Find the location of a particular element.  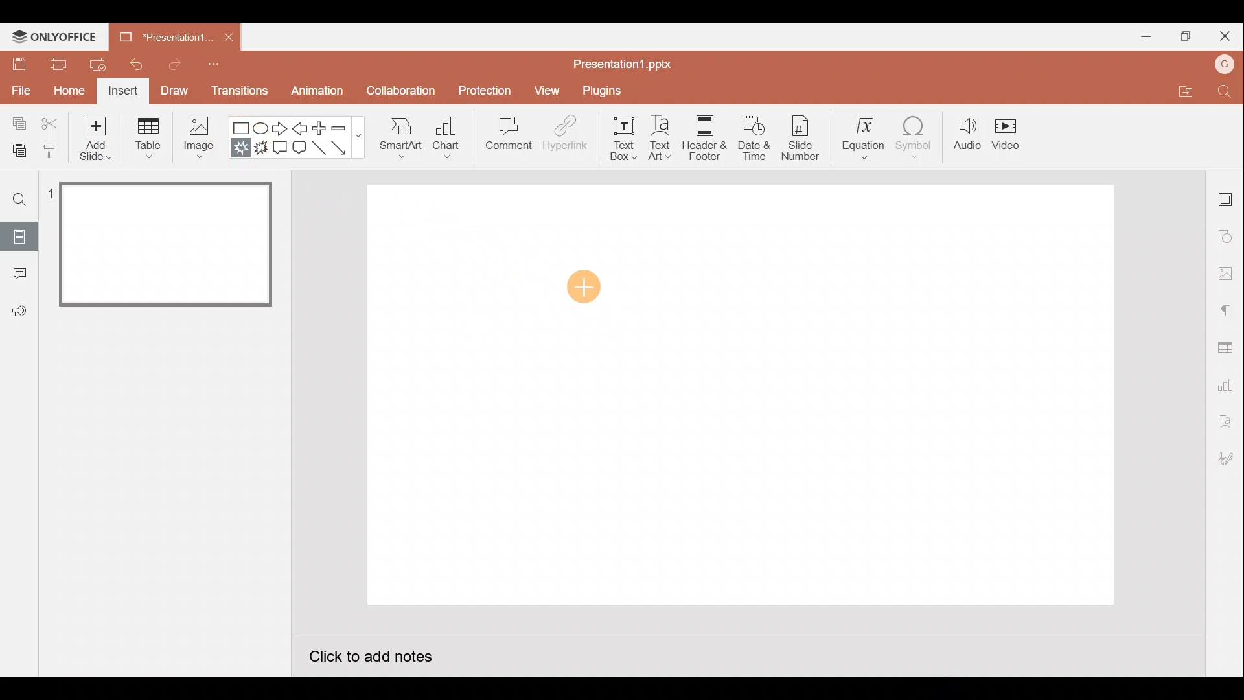

Arrow is located at coordinates (343, 148).